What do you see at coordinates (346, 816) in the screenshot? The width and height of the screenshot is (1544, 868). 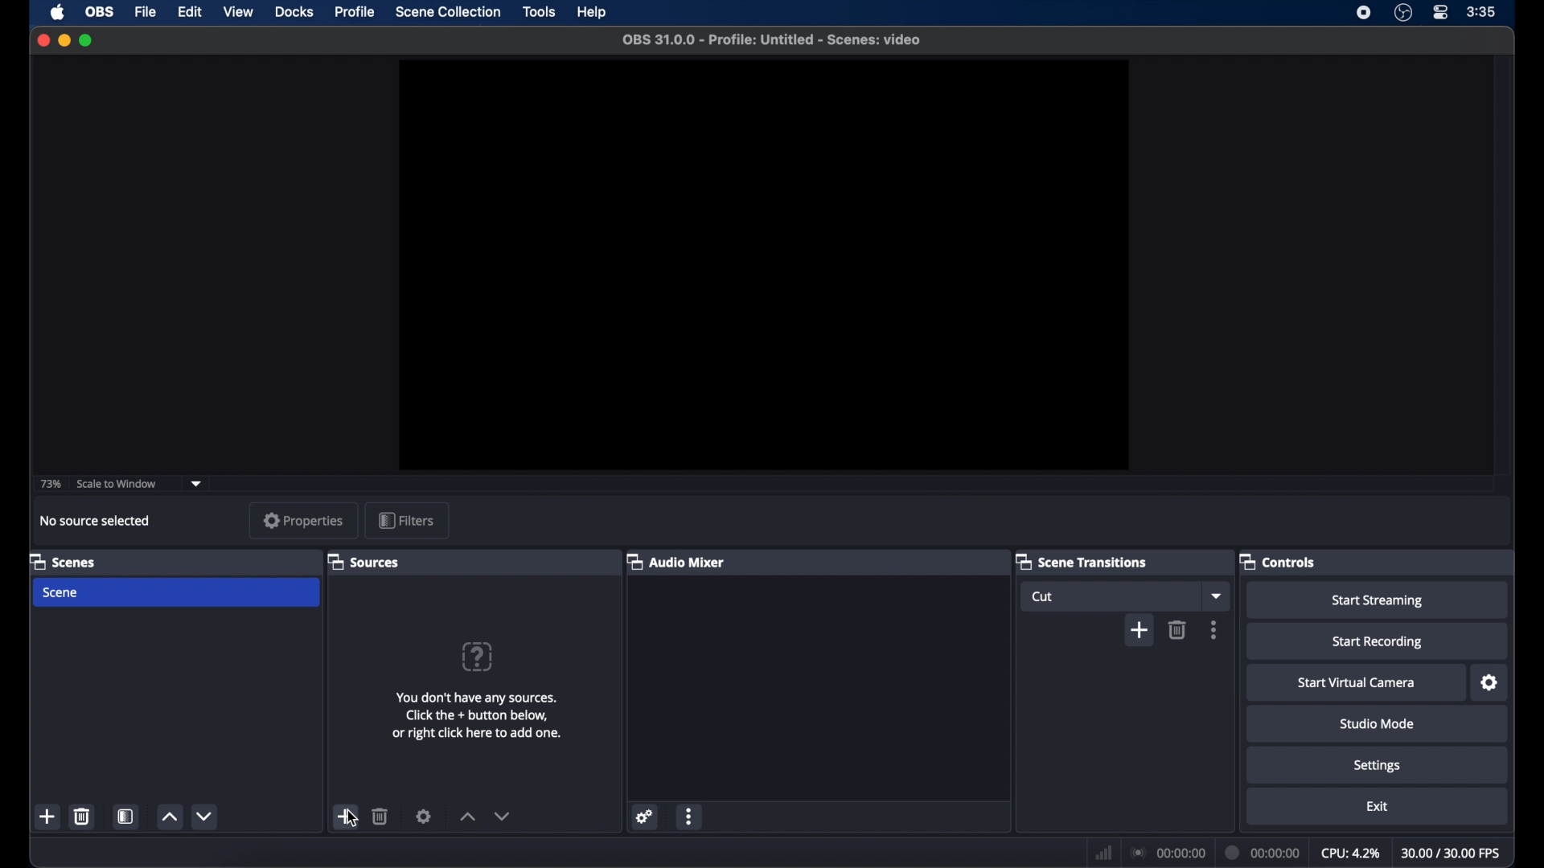 I see `add` at bounding box center [346, 816].